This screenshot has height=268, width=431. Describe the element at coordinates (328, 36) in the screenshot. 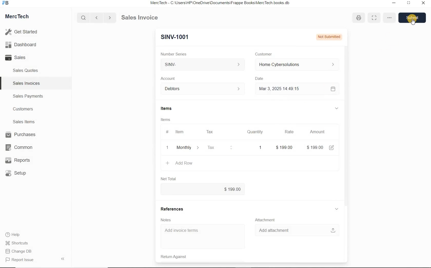

I see `Not submitted` at that location.